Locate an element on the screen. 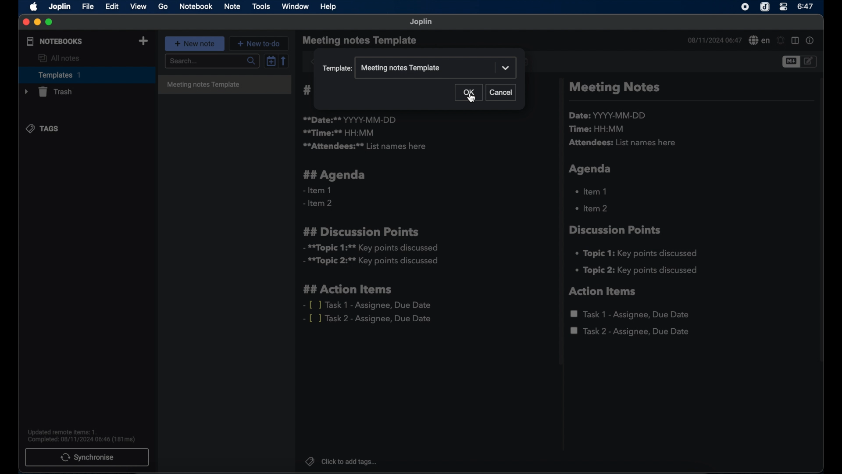  - item 2 is located at coordinates (318, 204).